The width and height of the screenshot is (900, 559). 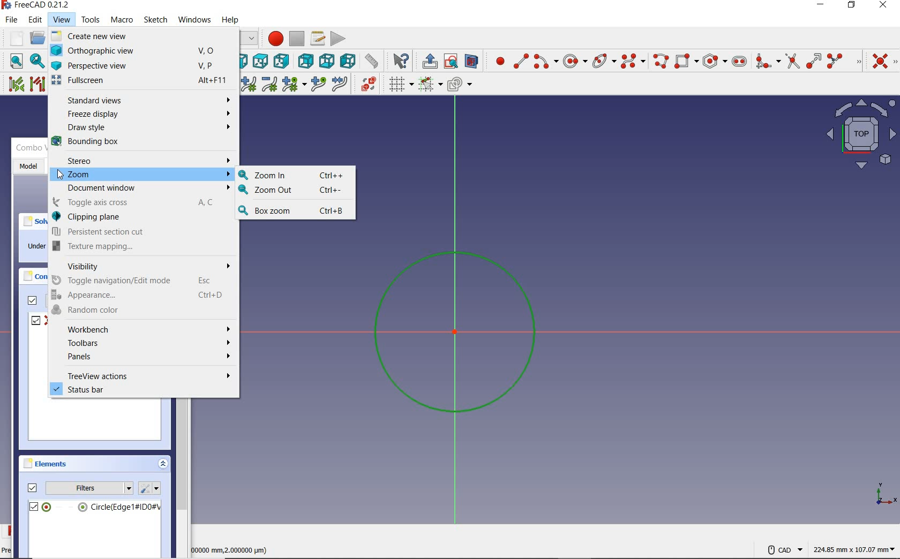 I want to click on create arc, so click(x=545, y=62).